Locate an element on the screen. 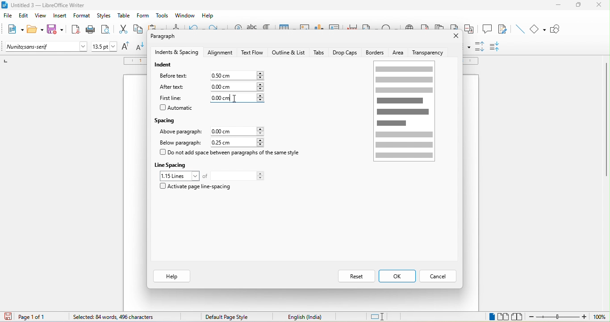 This screenshot has width=610, height=322. zoom is located at coordinates (558, 318).